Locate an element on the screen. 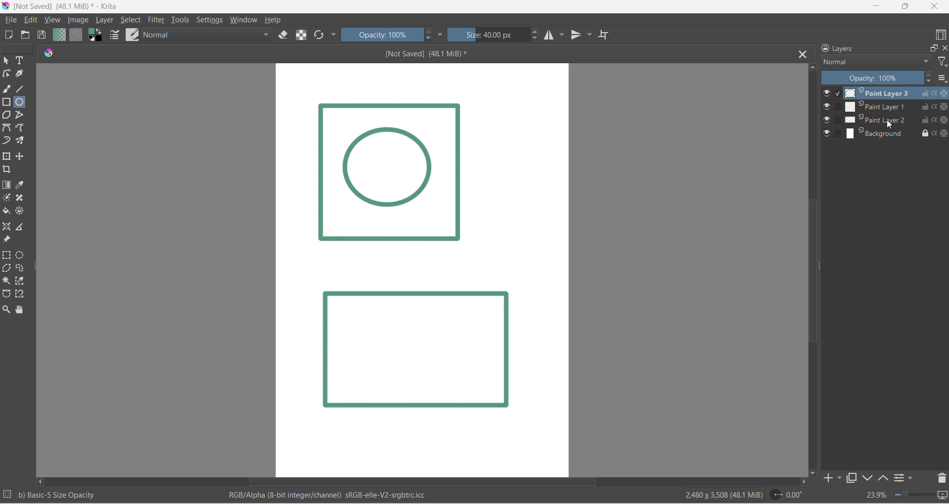  layers heading is located at coordinates (866, 47).